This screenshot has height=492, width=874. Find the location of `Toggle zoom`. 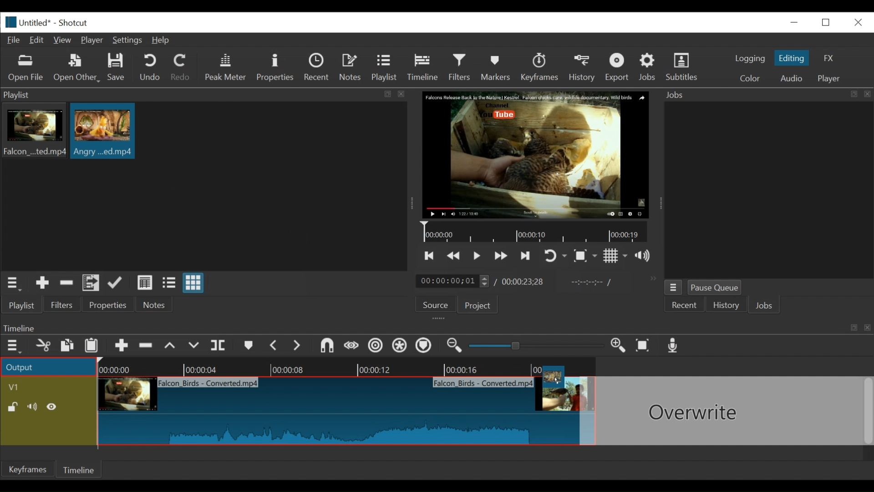

Toggle zoom is located at coordinates (585, 256).